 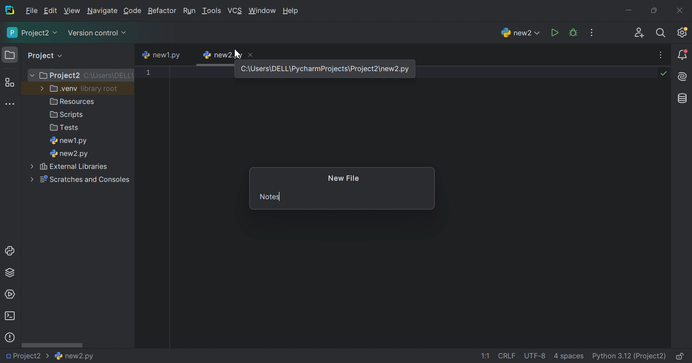 I want to click on library root, so click(x=101, y=88).